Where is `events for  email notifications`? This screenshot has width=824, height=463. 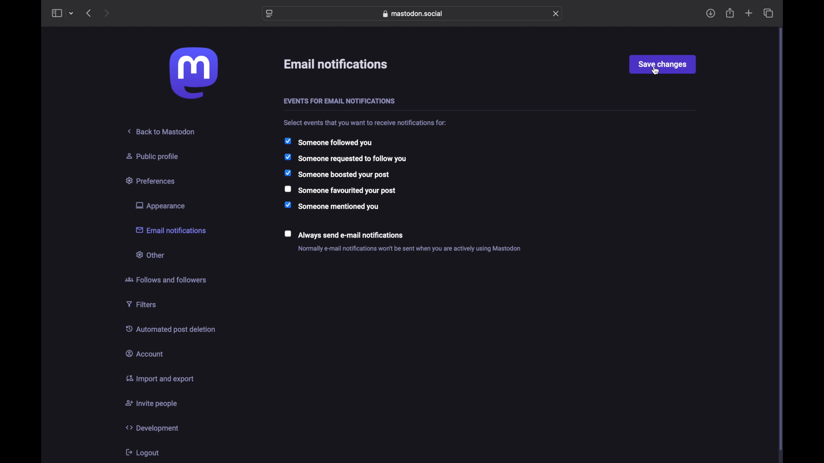 events for  email notifications is located at coordinates (339, 102).